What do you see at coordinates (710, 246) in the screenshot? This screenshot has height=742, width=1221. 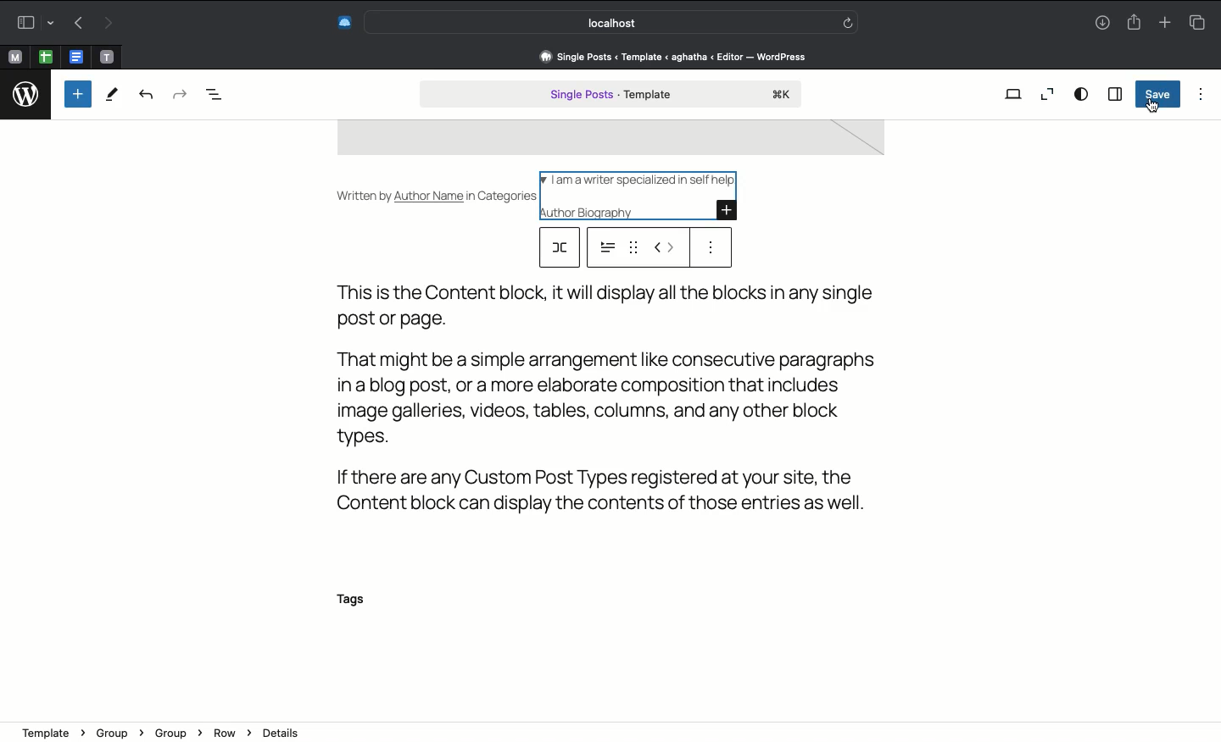 I see `Options` at bounding box center [710, 246].